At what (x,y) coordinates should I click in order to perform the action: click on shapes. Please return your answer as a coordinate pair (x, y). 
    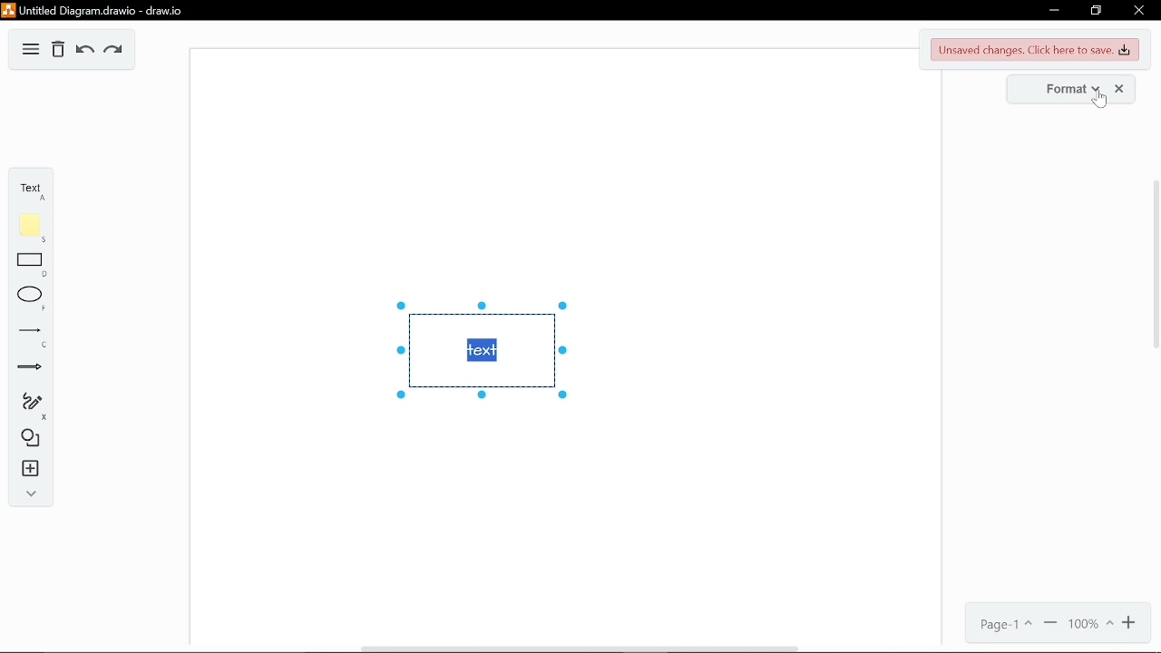
    Looking at the image, I should click on (26, 439).